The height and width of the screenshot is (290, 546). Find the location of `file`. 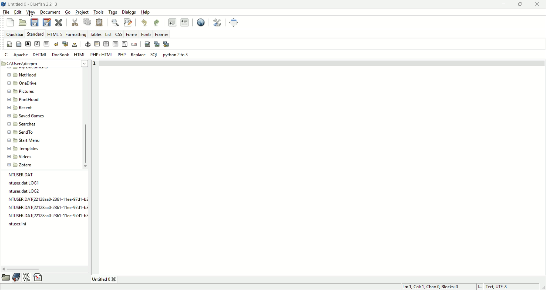

file is located at coordinates (26, 184).